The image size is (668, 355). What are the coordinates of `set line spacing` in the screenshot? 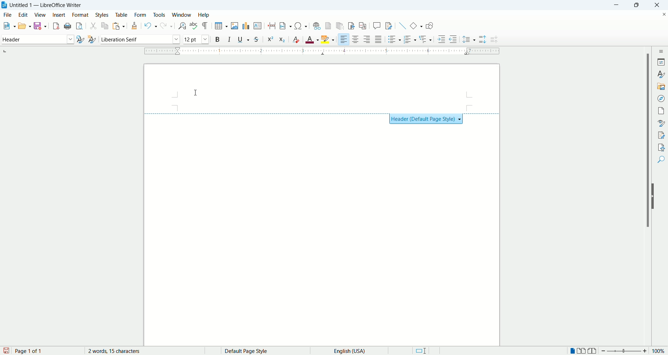 It's located at (469, 39).